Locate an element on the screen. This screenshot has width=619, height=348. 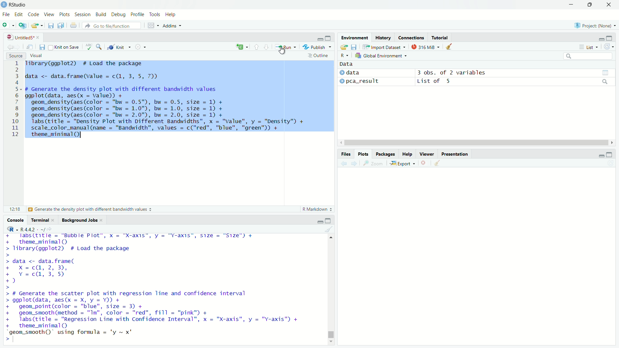
Addins is located at coordinates (172, 26).